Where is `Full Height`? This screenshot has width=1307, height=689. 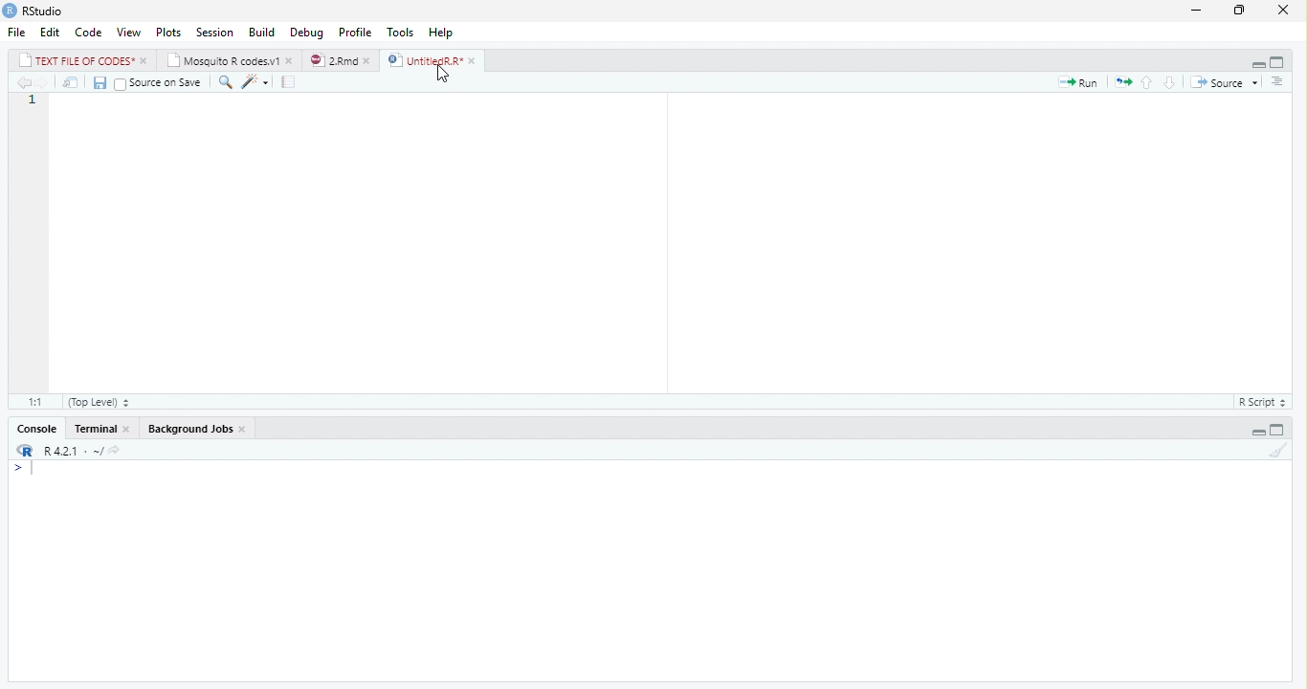 Full Height is located at coordinates (1280, 61).